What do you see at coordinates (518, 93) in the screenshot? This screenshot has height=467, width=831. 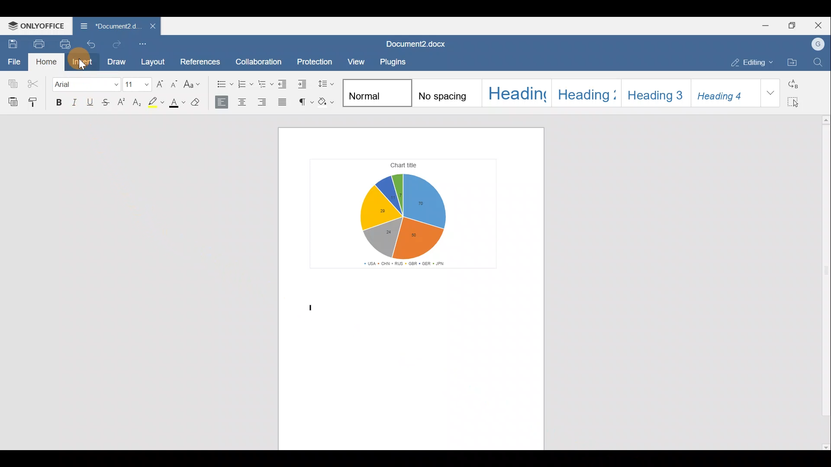 I see `Style 3` at bounding box center [518, 93].